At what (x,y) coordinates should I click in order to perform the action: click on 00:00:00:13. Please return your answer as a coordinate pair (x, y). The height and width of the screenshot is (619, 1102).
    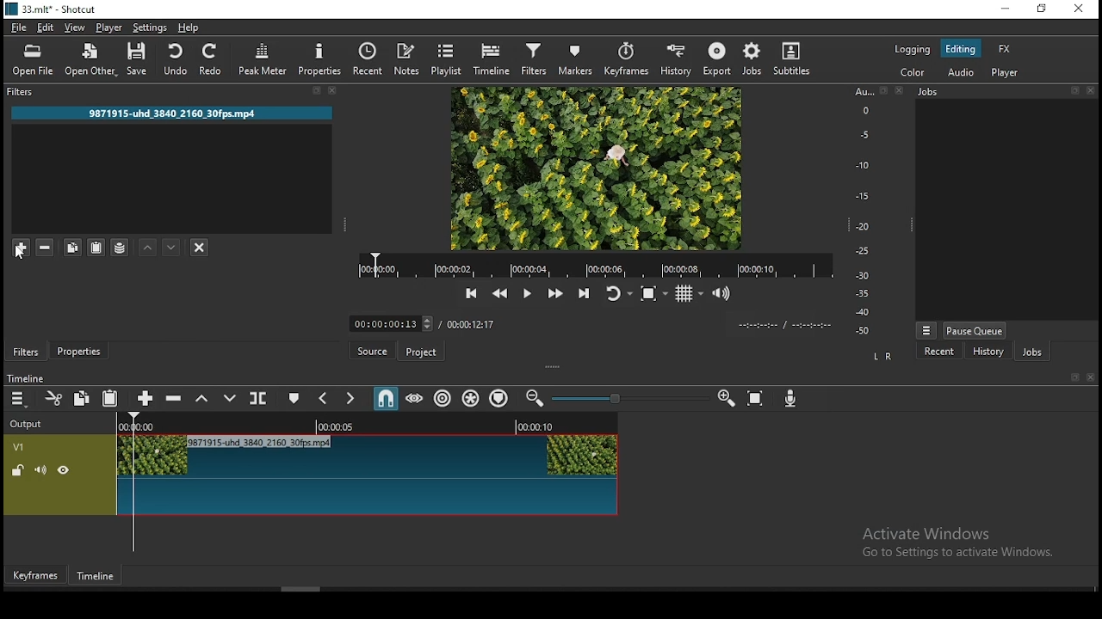
    Looking at the image, I should click on (385, 322).